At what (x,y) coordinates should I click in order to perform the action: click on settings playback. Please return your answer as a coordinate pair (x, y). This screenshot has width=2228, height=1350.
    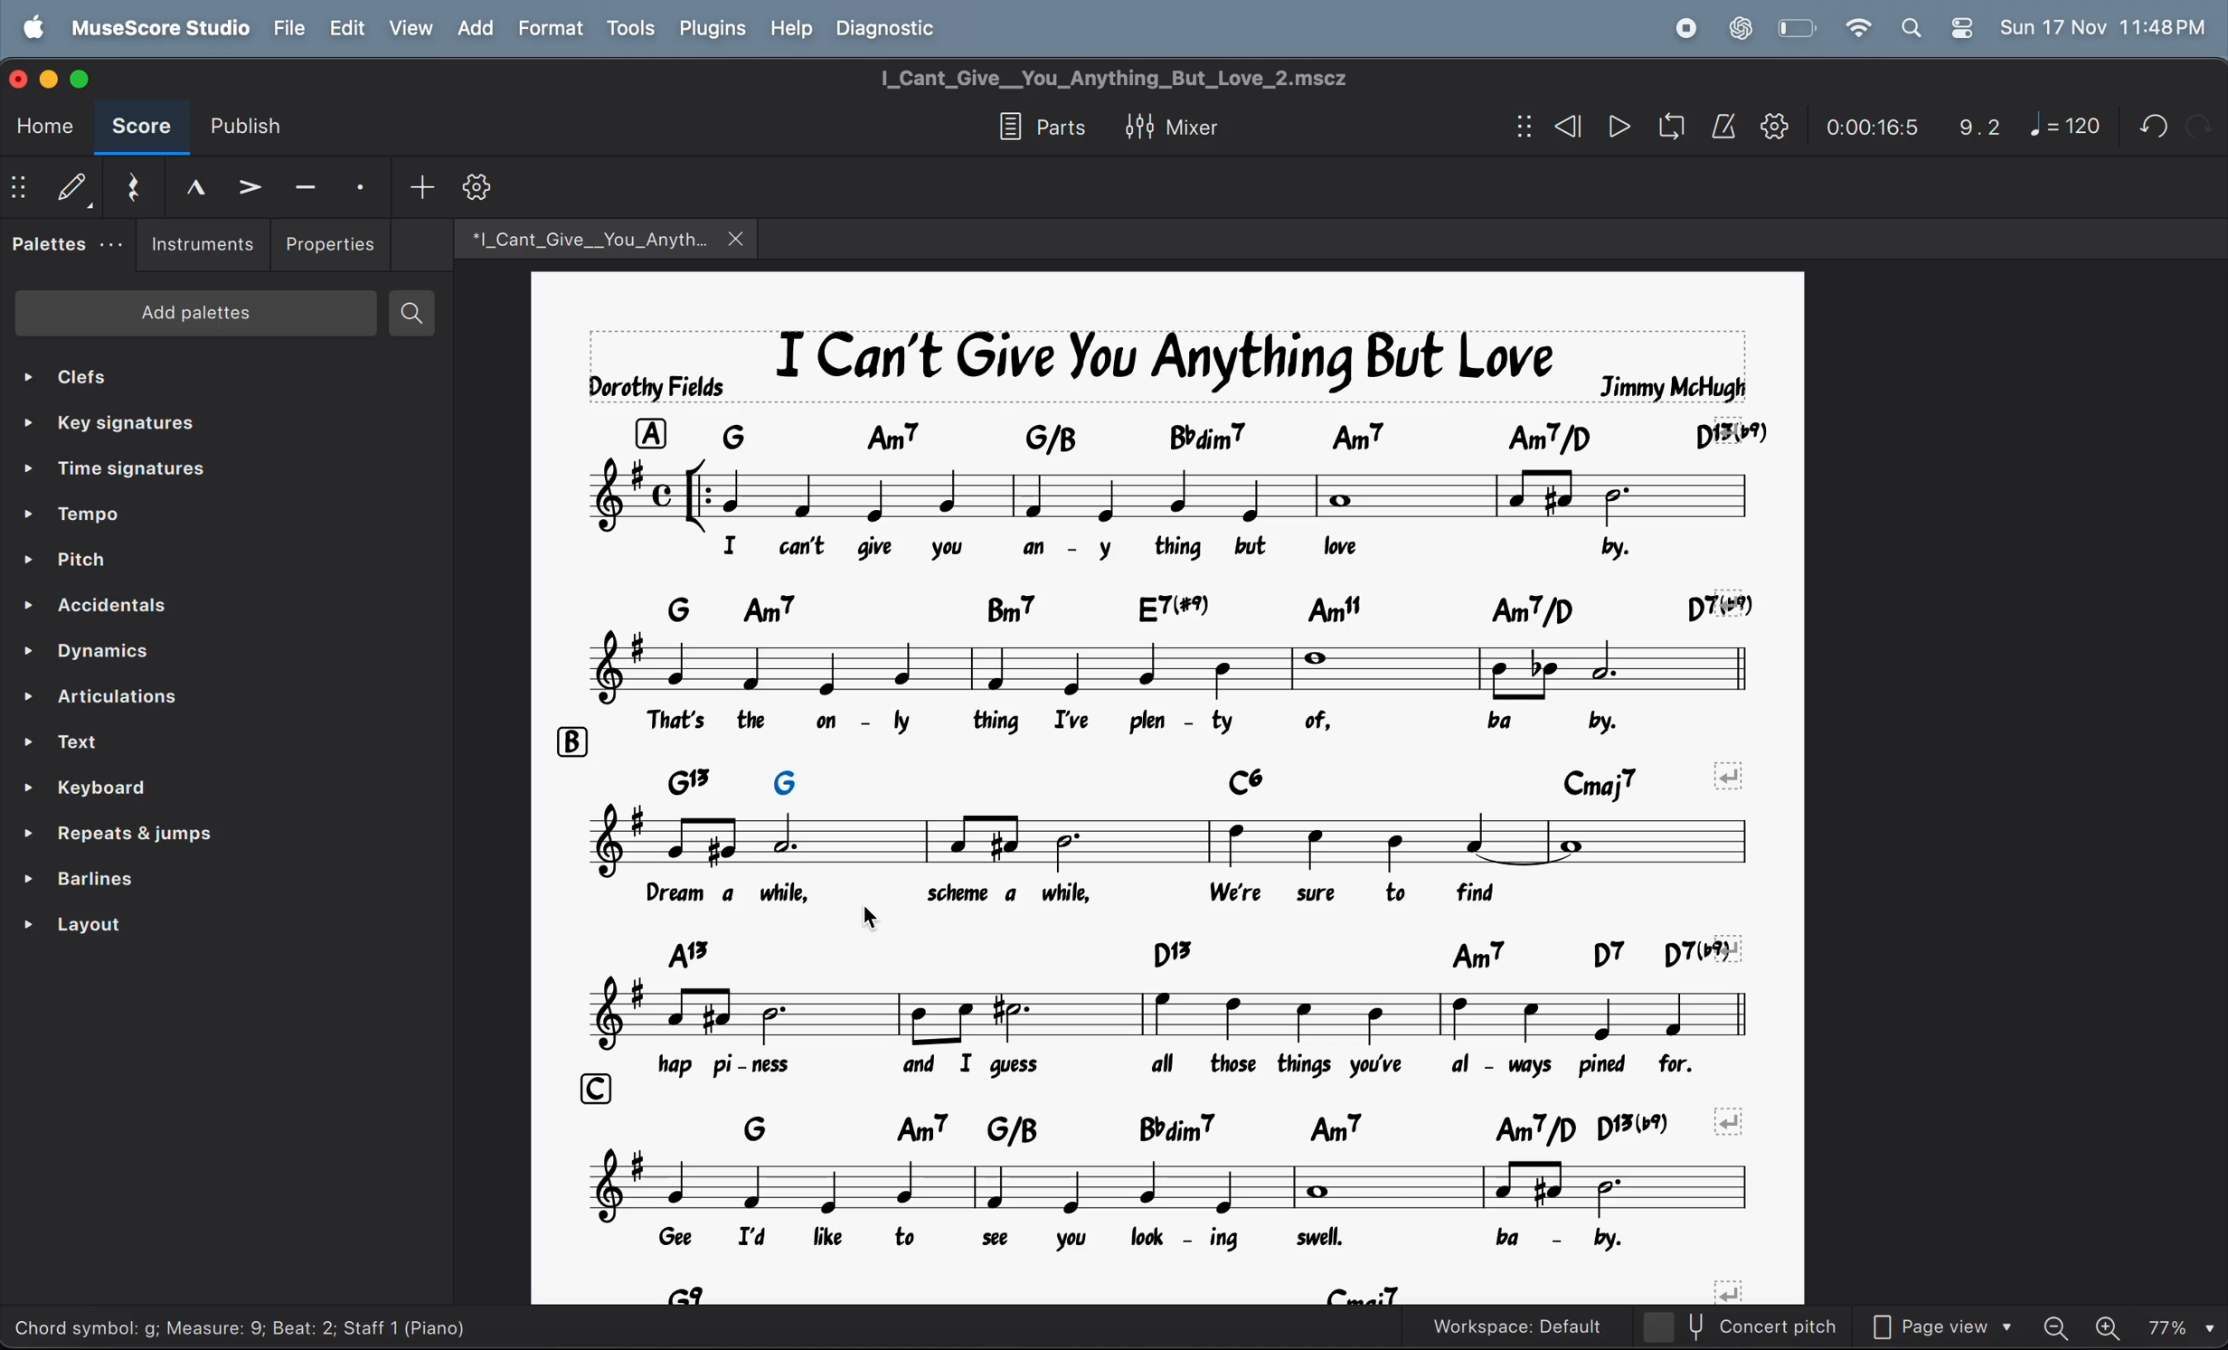
    Looking at the image, I should click on (1776, 126).